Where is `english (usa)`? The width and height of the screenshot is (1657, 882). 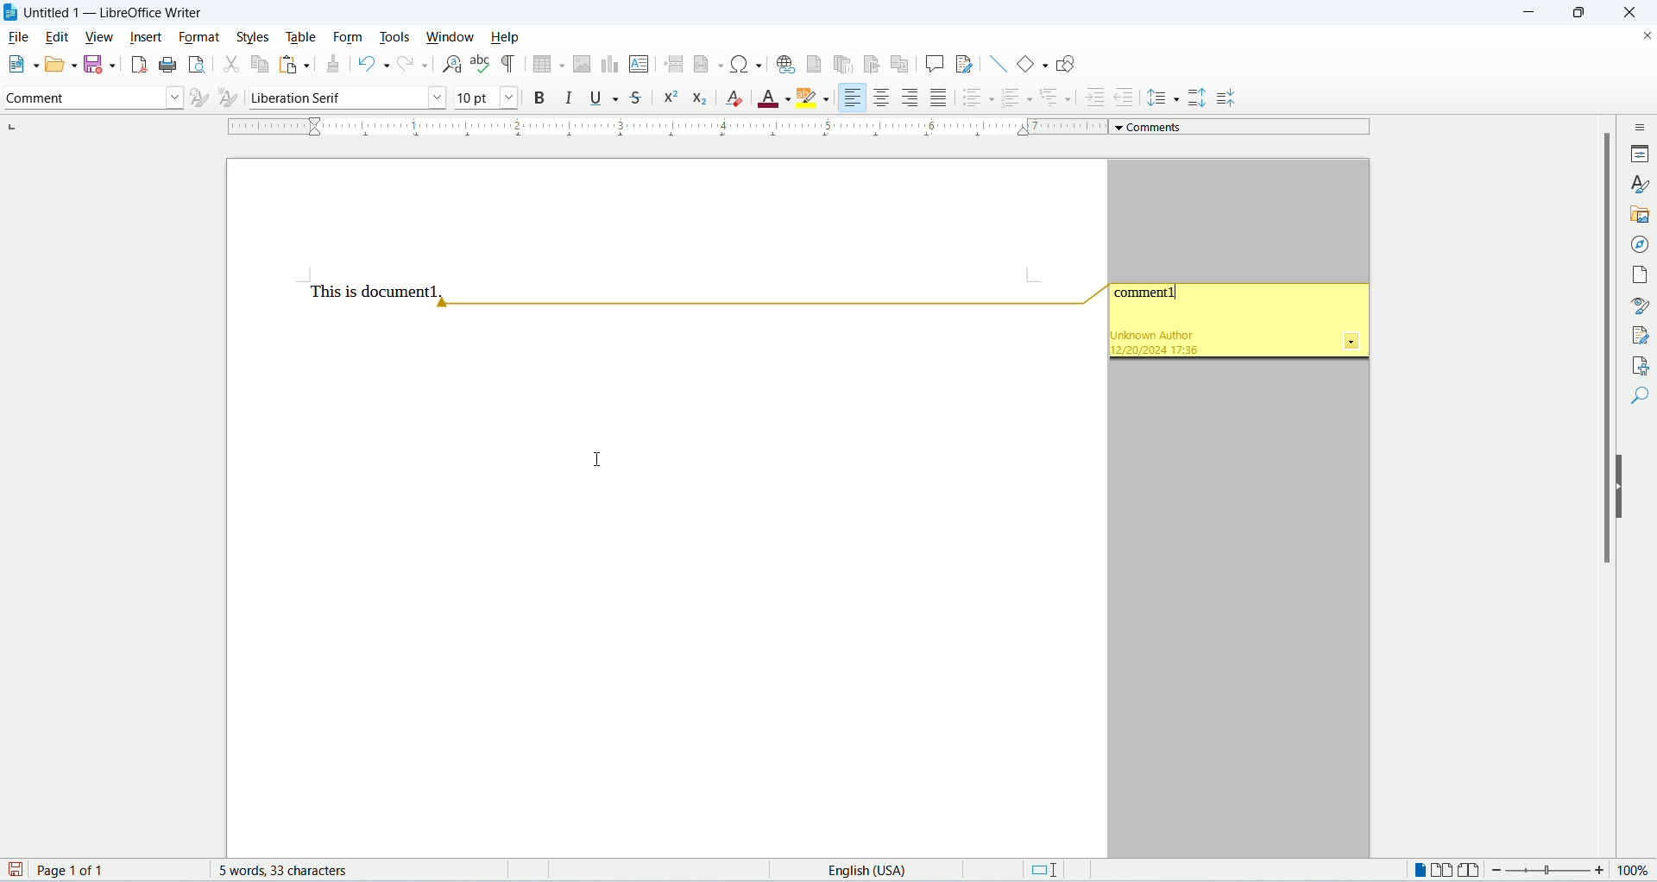
english (usa) is located at coordinates (873, 871).